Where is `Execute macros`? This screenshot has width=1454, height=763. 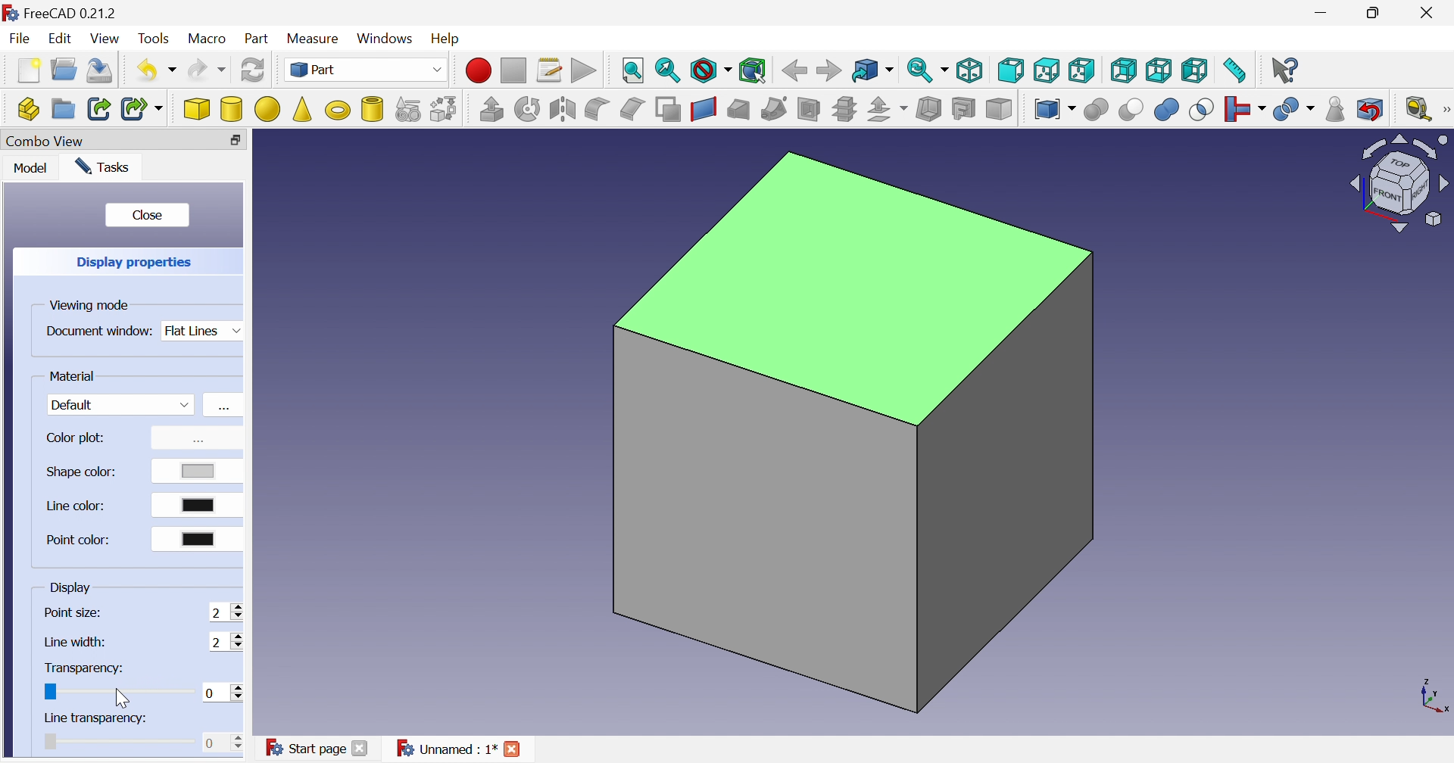 Execute macros is located at coordinates (584, 70).